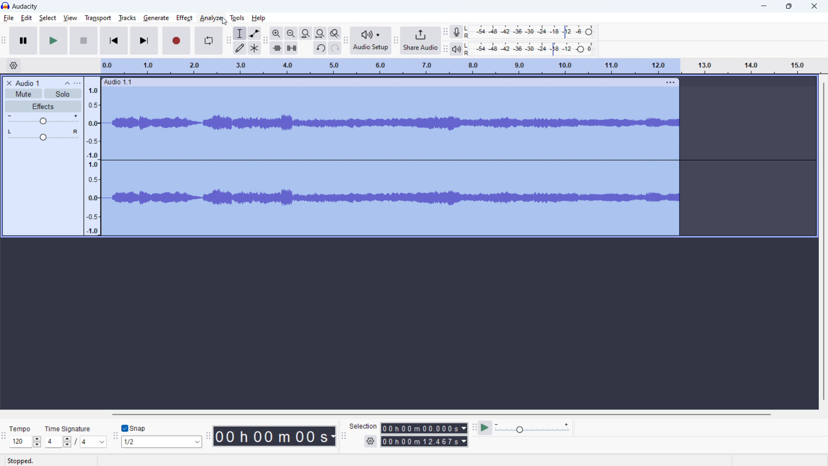  Describe the element at coordinates (456, 32) in the screenshot. I see `recording meter` at that location.